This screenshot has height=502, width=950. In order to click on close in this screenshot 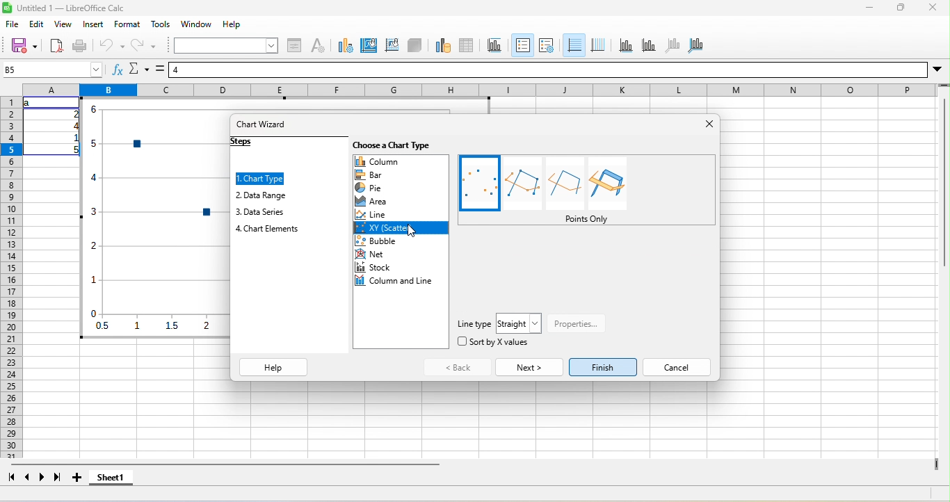, I will do `click(710, 124)`.